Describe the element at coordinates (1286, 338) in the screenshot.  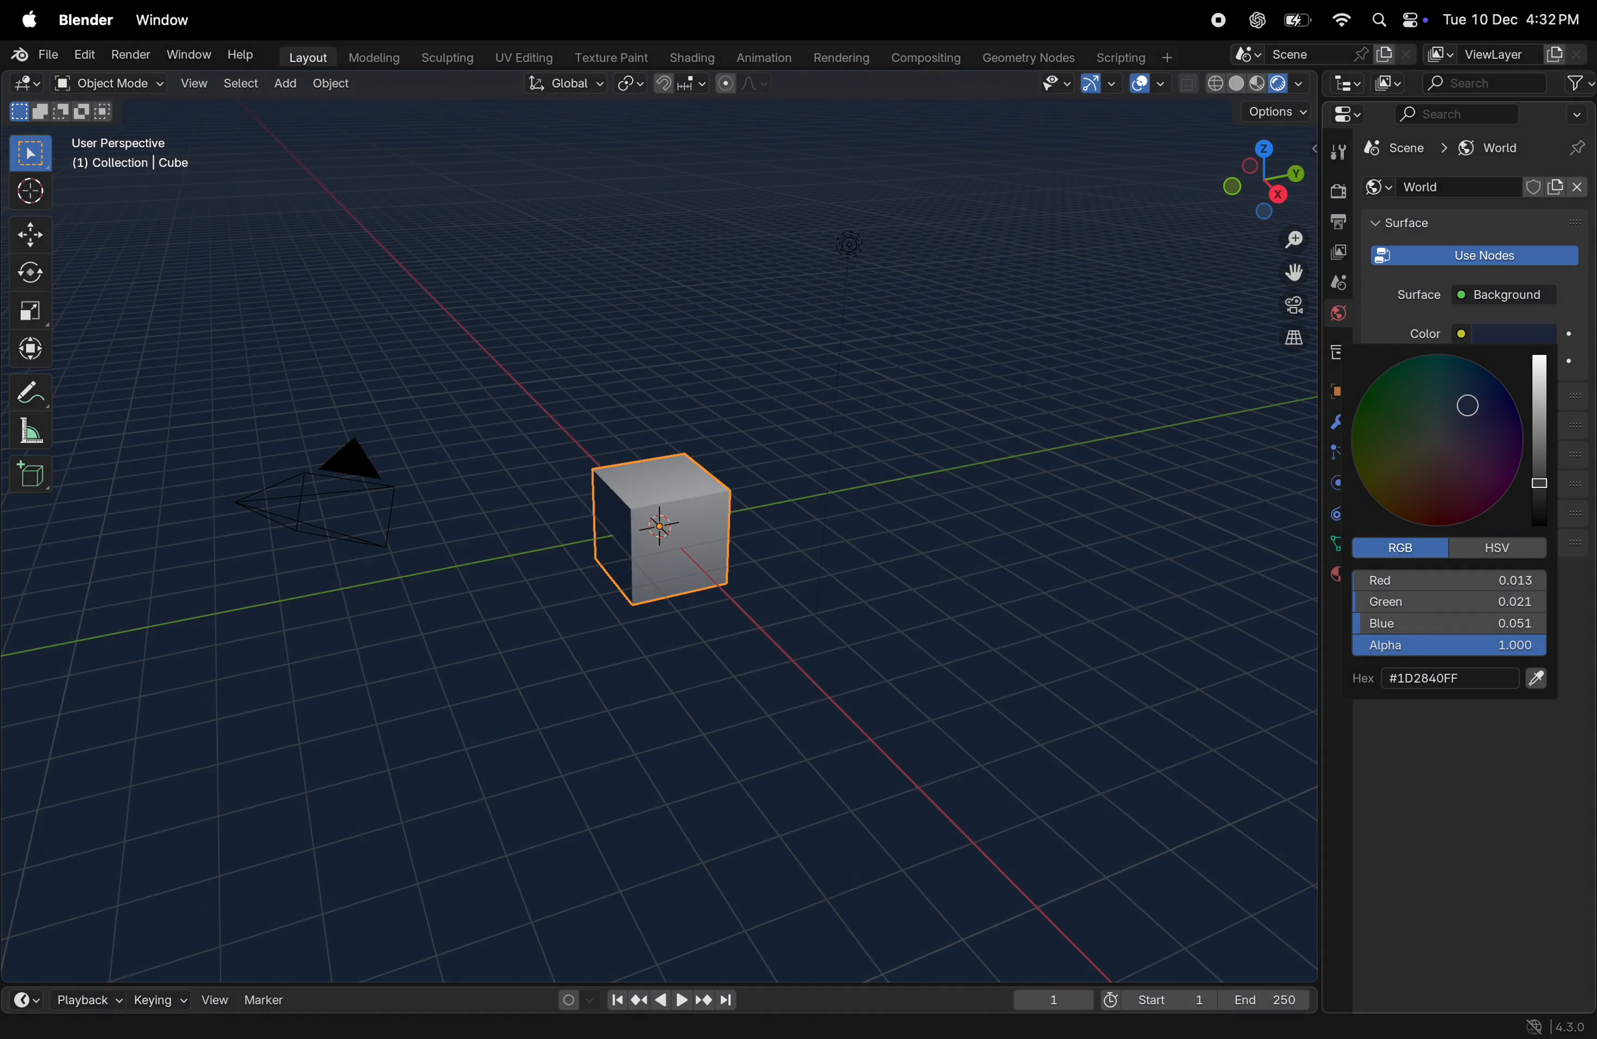
I see `orthographic view` at that location.